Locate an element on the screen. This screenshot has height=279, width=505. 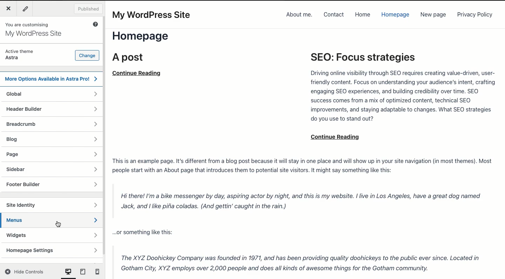
Contact is located at coordinates (334, 15).